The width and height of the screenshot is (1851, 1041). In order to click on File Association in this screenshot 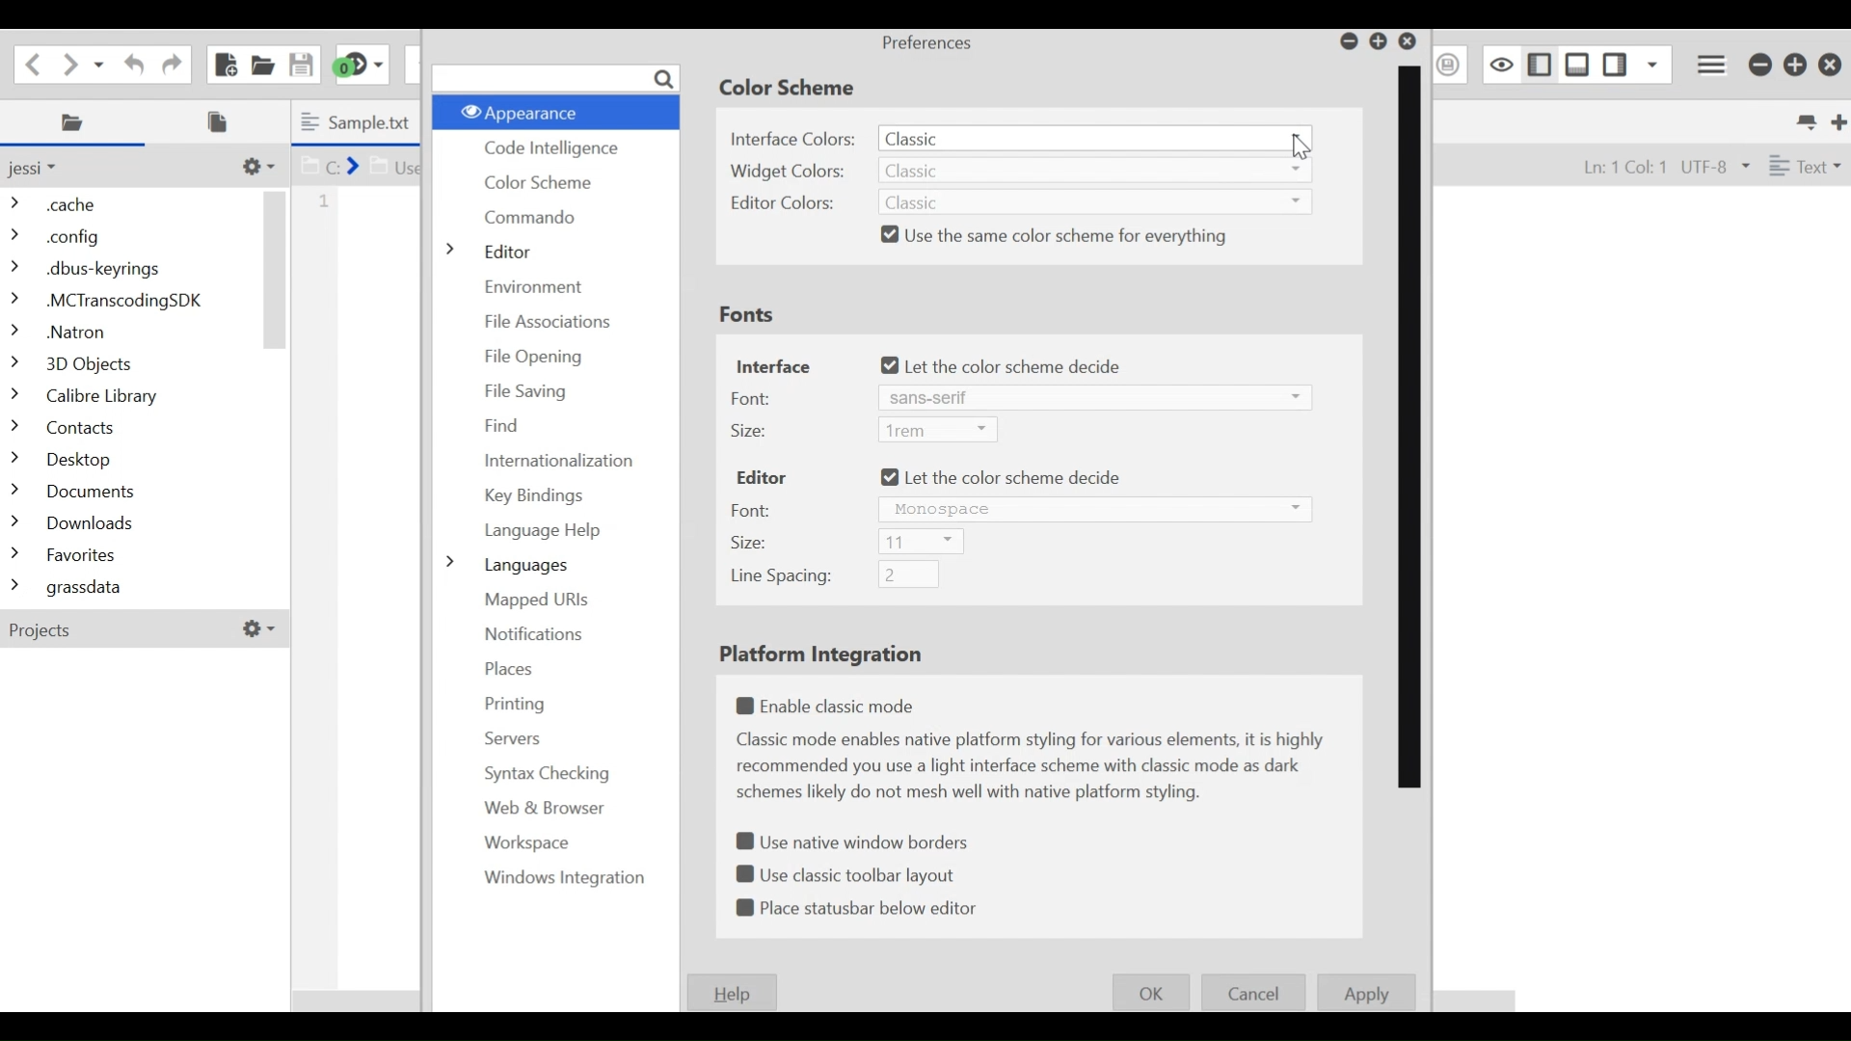, I will do `click(550, 322)`.